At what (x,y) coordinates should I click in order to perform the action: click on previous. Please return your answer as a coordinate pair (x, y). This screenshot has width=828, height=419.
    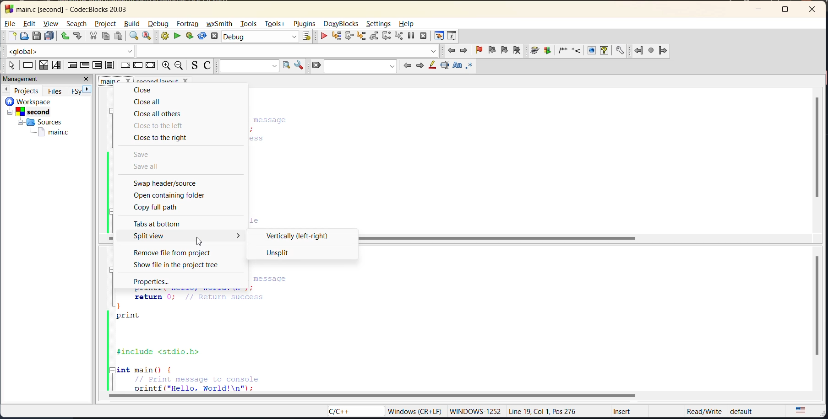
    Looking at the image, I should click on (7, 90).